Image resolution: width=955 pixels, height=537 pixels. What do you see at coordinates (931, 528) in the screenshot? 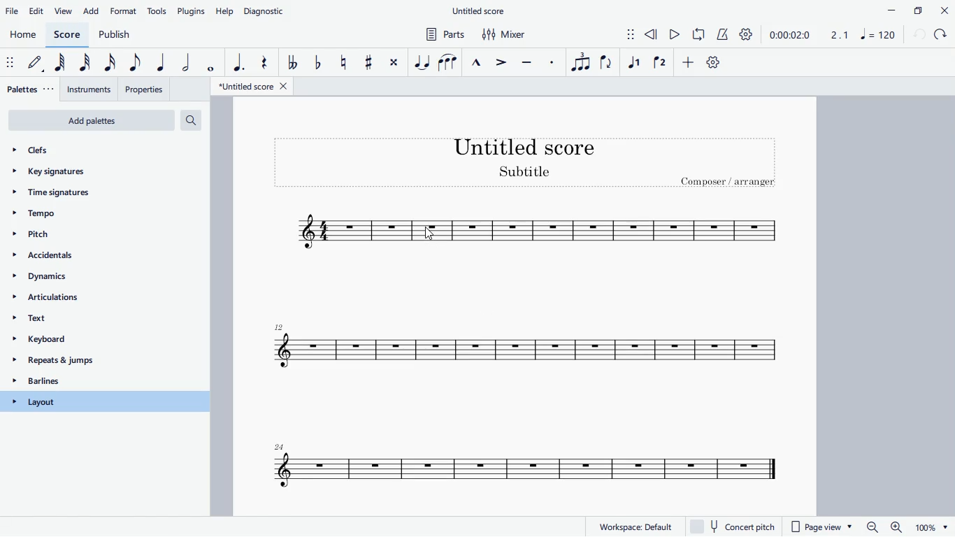
I see `page zoom level` at bounding box center [931, 528].